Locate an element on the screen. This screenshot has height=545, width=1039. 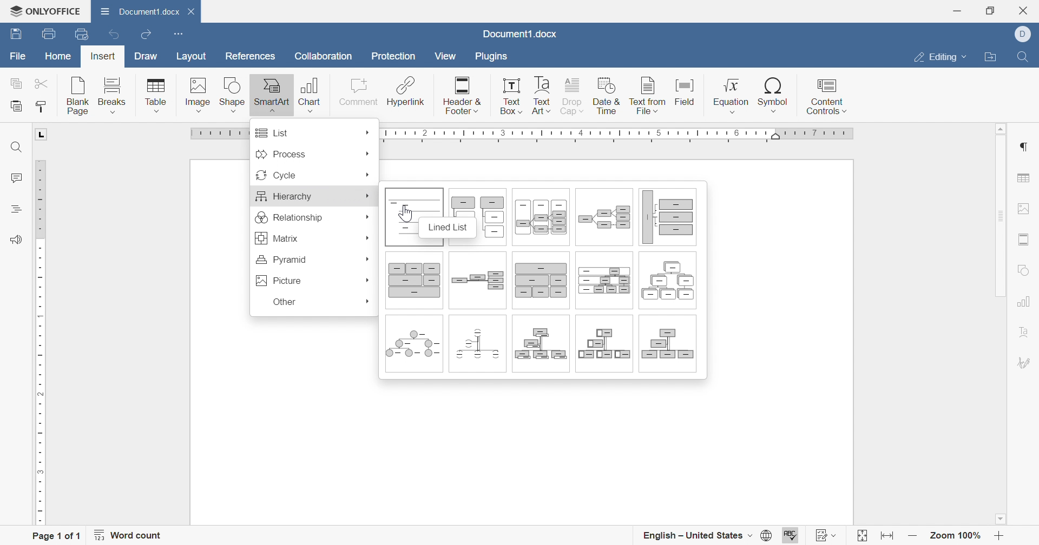
Text art is located at coordinates (542, 97).